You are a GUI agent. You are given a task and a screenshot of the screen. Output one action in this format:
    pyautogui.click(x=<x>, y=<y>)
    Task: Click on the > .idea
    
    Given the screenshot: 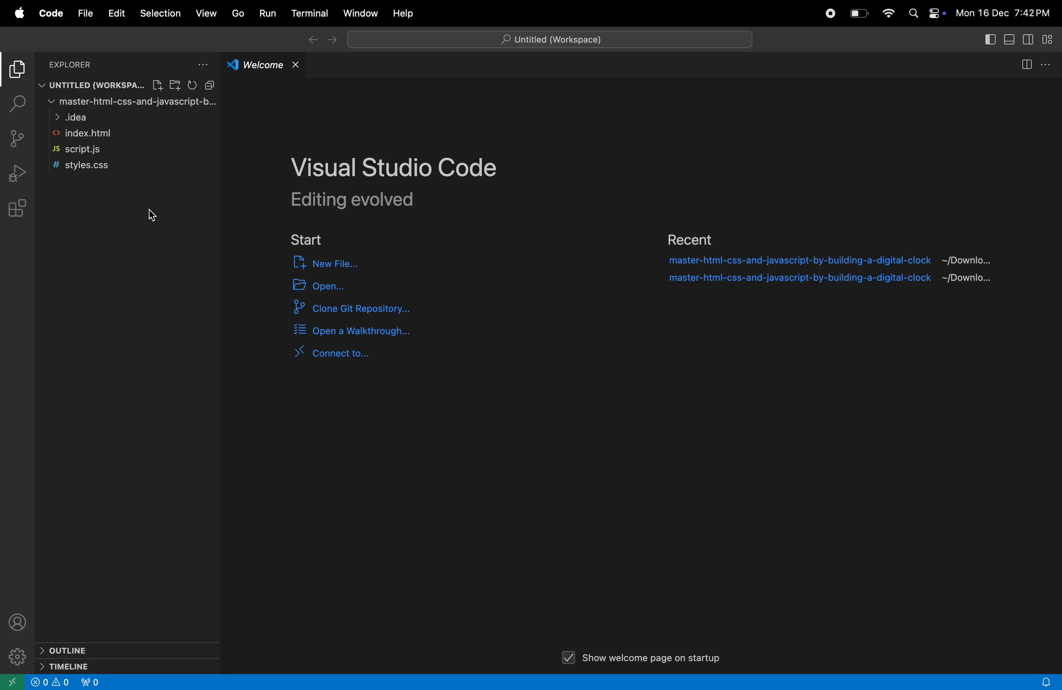 What is the action you would take?
    pyautogui.click(x=73, y=117)
    